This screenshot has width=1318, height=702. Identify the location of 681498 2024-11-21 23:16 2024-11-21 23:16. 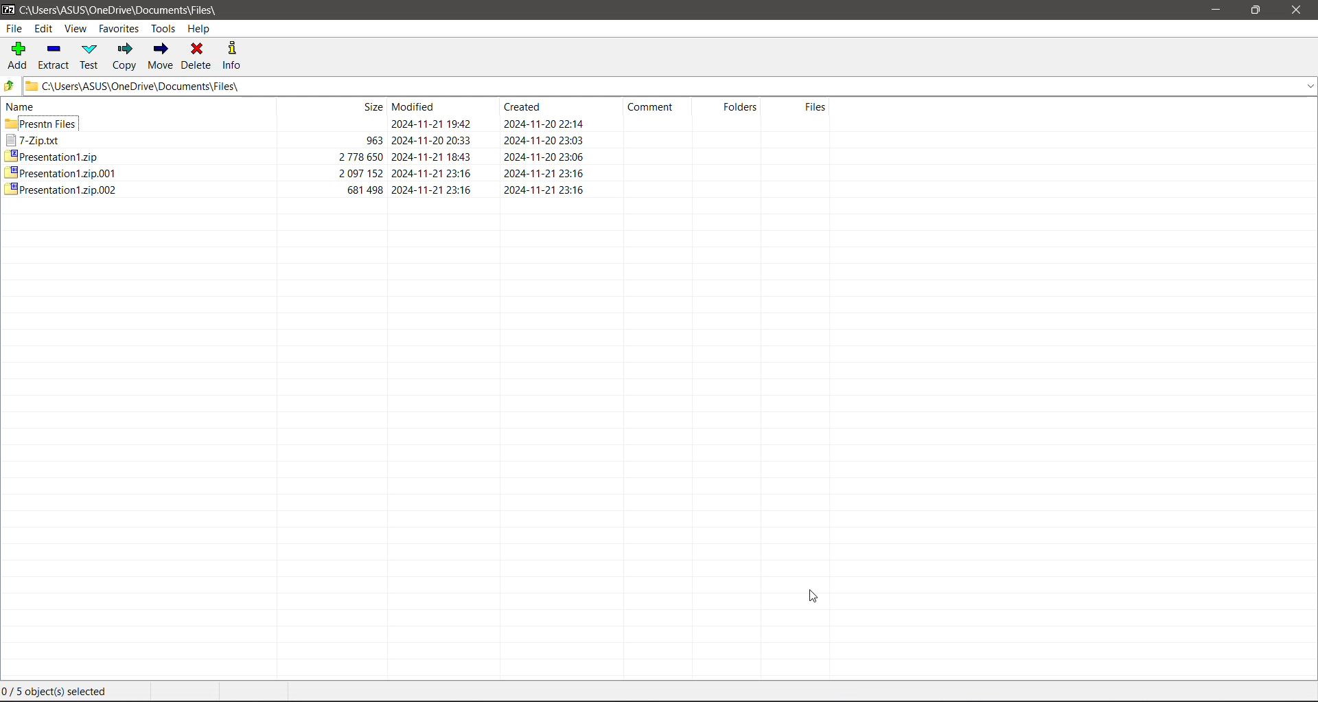
(472, 193).